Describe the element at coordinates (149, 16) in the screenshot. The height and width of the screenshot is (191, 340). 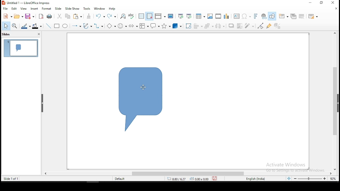
I see `snap to grid` at that location.